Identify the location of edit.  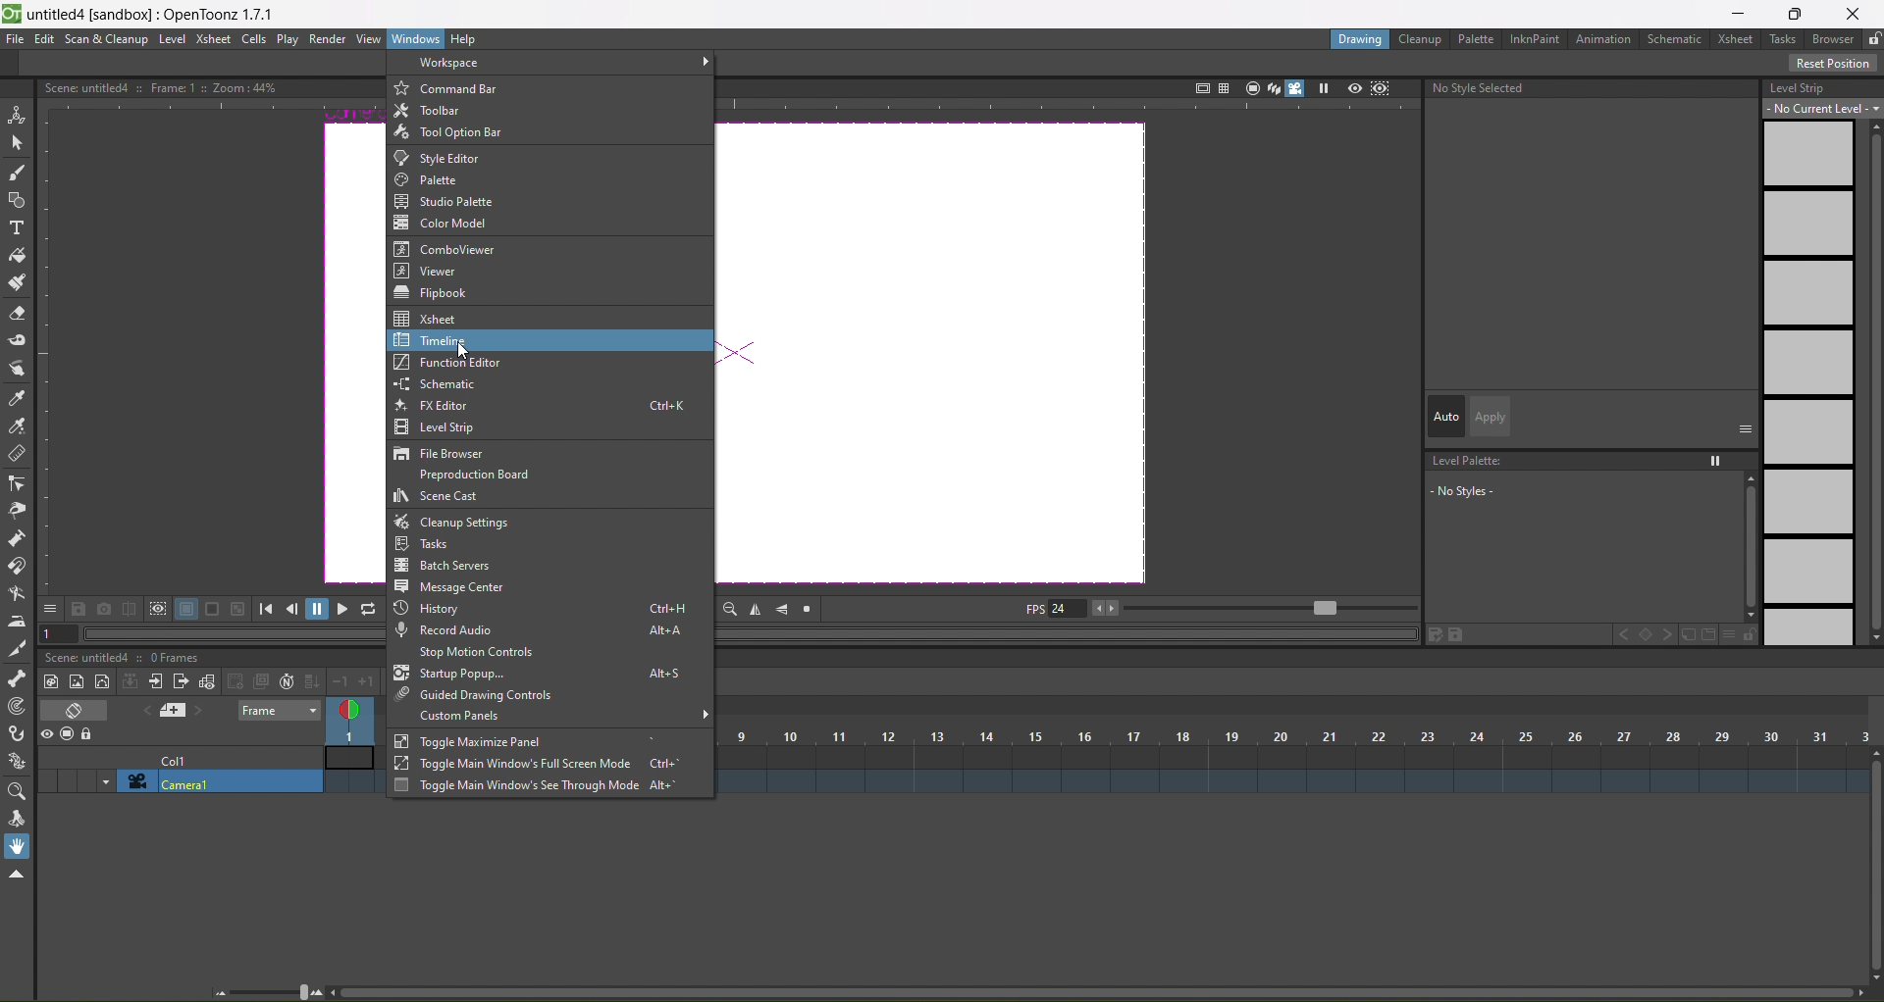
(44, 39).